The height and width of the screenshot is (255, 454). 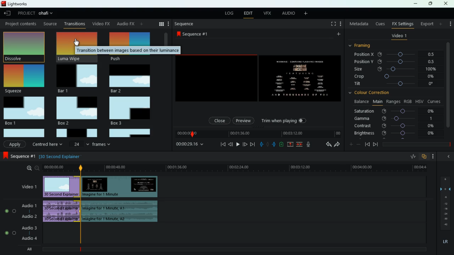 What do you see at coordinates (307, 14) in the screenshot?
I see `more` at bounding box center [307, 14].